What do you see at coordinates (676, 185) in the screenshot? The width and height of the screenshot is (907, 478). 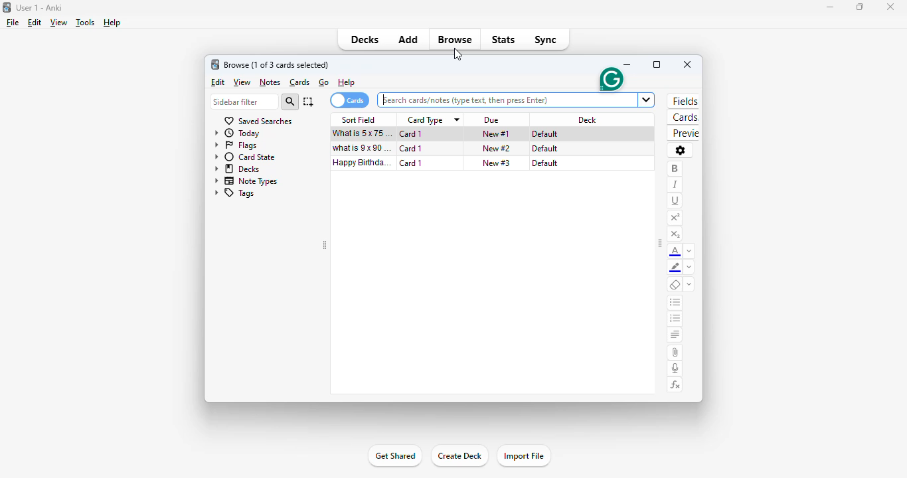 I see `italic` at bounding box center [676, 185].